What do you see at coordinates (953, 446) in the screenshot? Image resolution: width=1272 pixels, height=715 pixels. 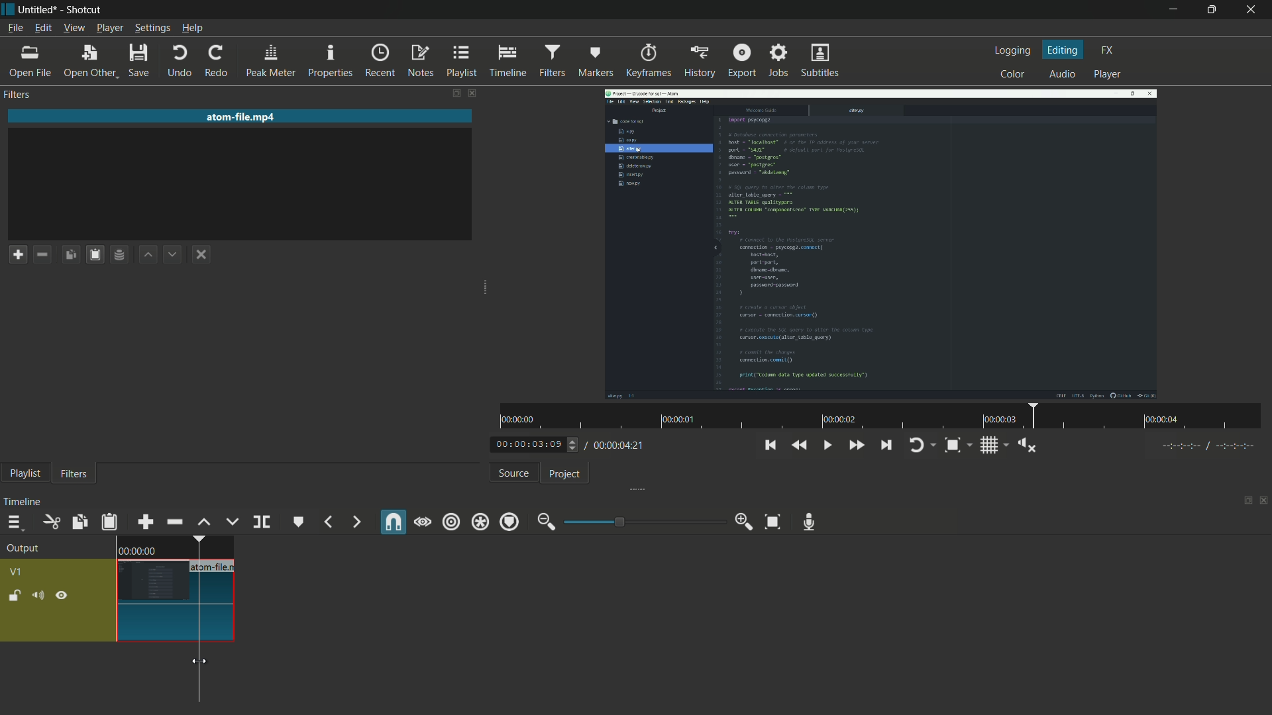 I see `toggle zoom` at bounding box center [953, 446].